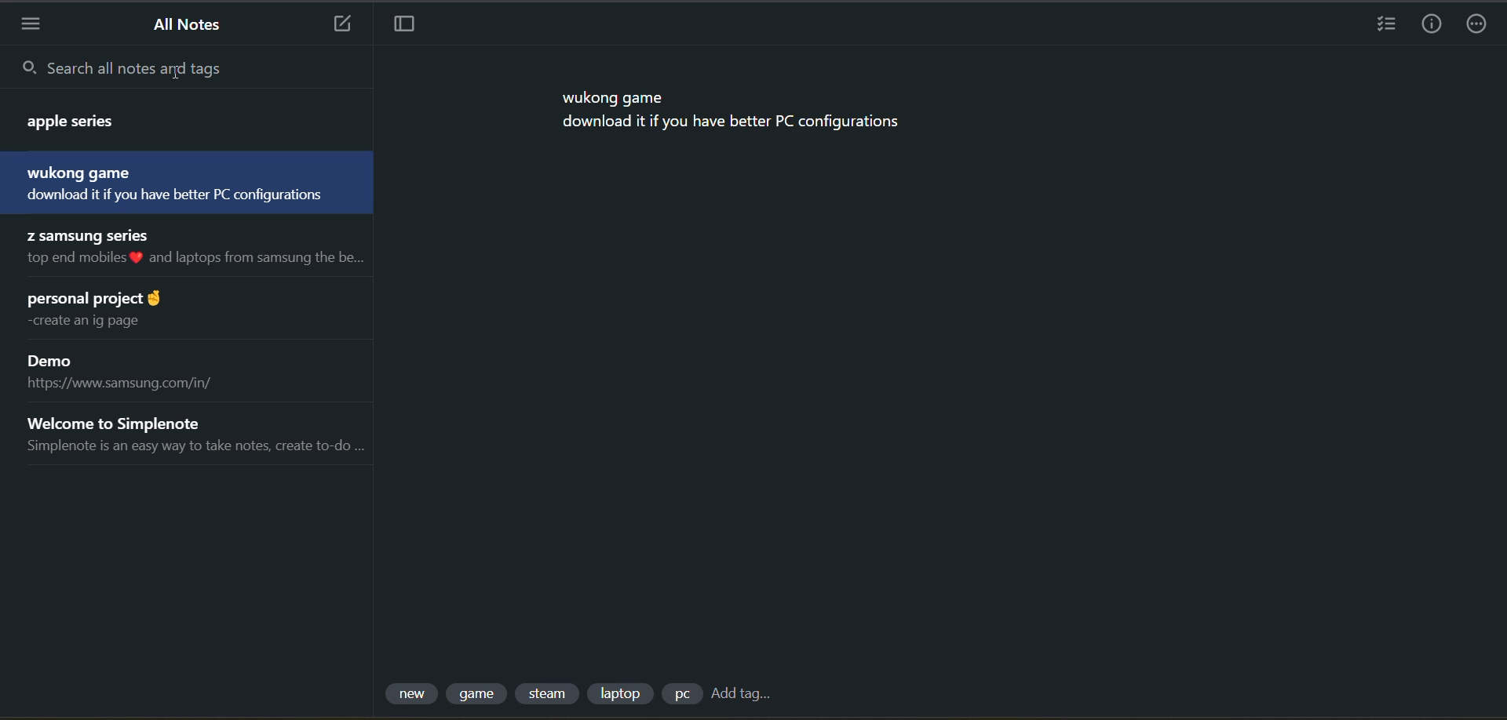 The image size is (1507, 720). Describe the element at coordinates (184, 184) in the screenshot. I see `note title and preview` at that location.